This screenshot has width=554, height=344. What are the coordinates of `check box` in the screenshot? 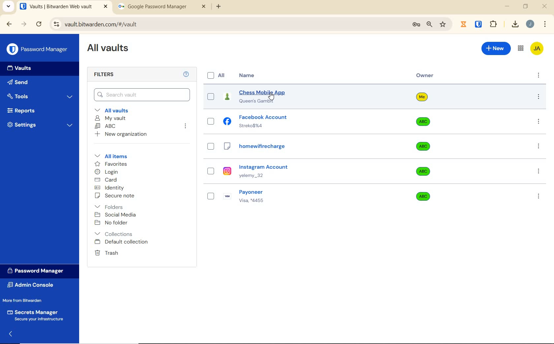 It's located at (210, 194).